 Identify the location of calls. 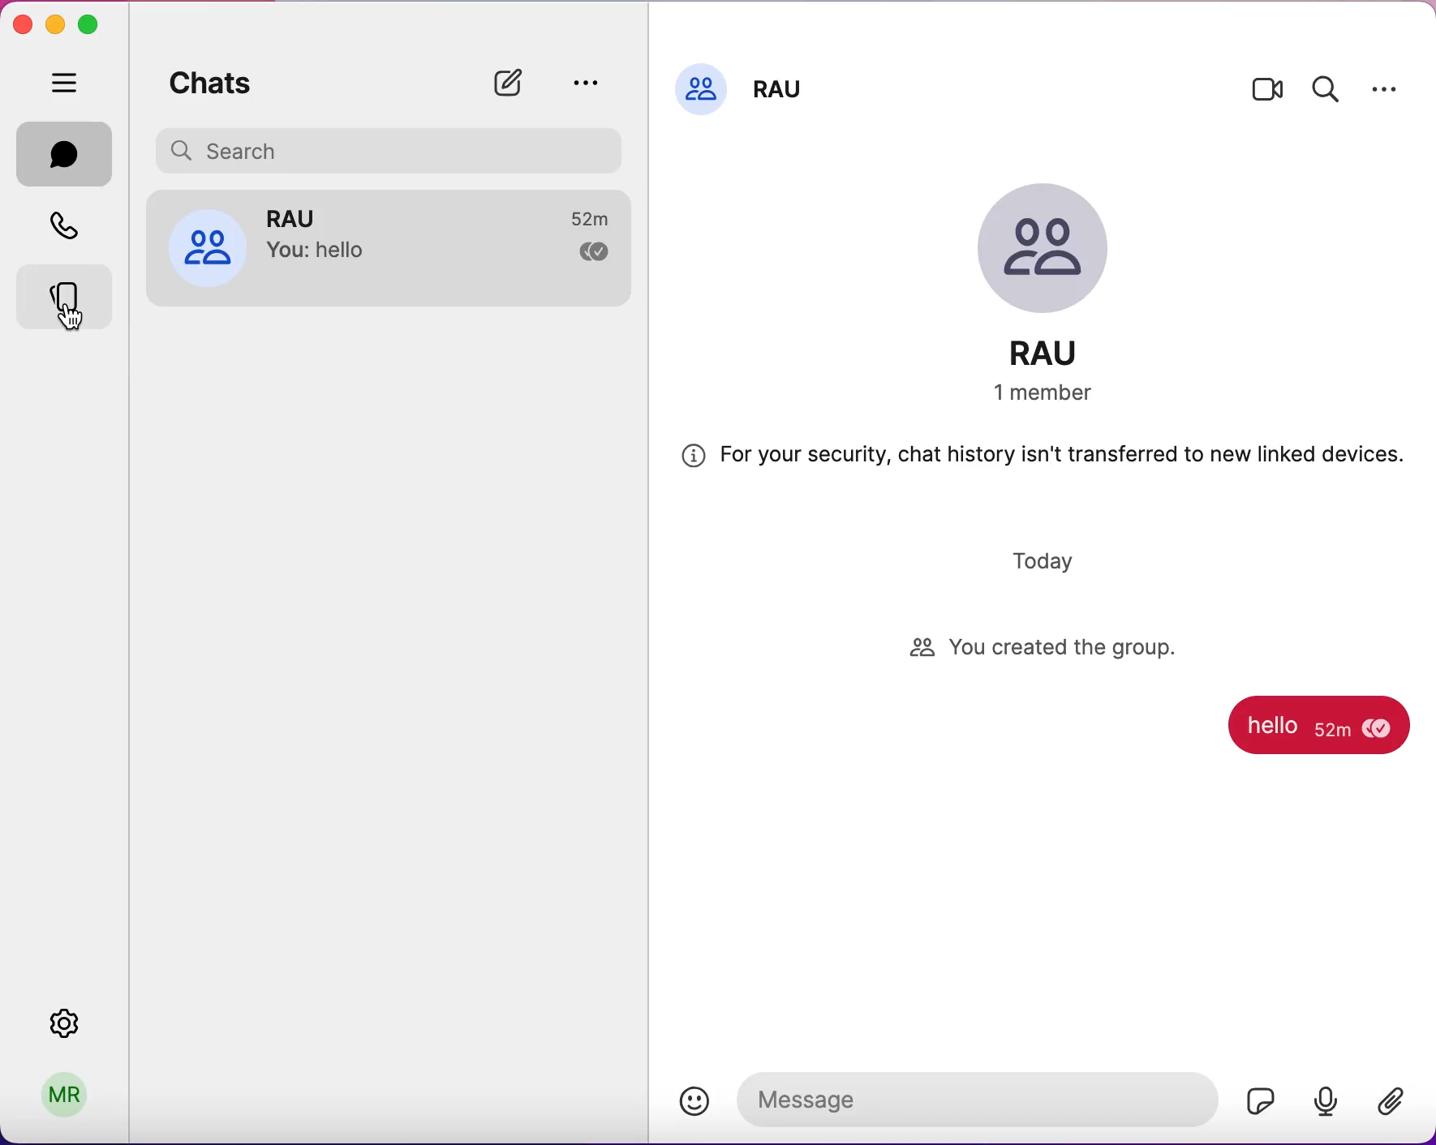
(69, 224).